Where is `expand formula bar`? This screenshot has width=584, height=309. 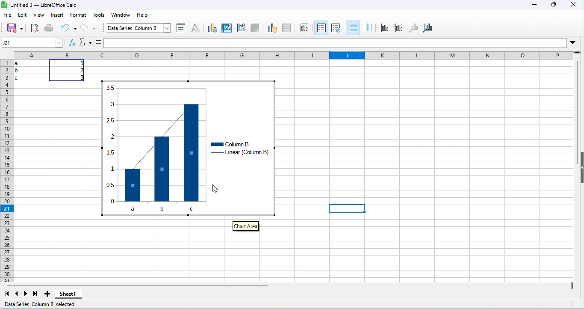 expand formula bar is located at coordinates (575, 42).